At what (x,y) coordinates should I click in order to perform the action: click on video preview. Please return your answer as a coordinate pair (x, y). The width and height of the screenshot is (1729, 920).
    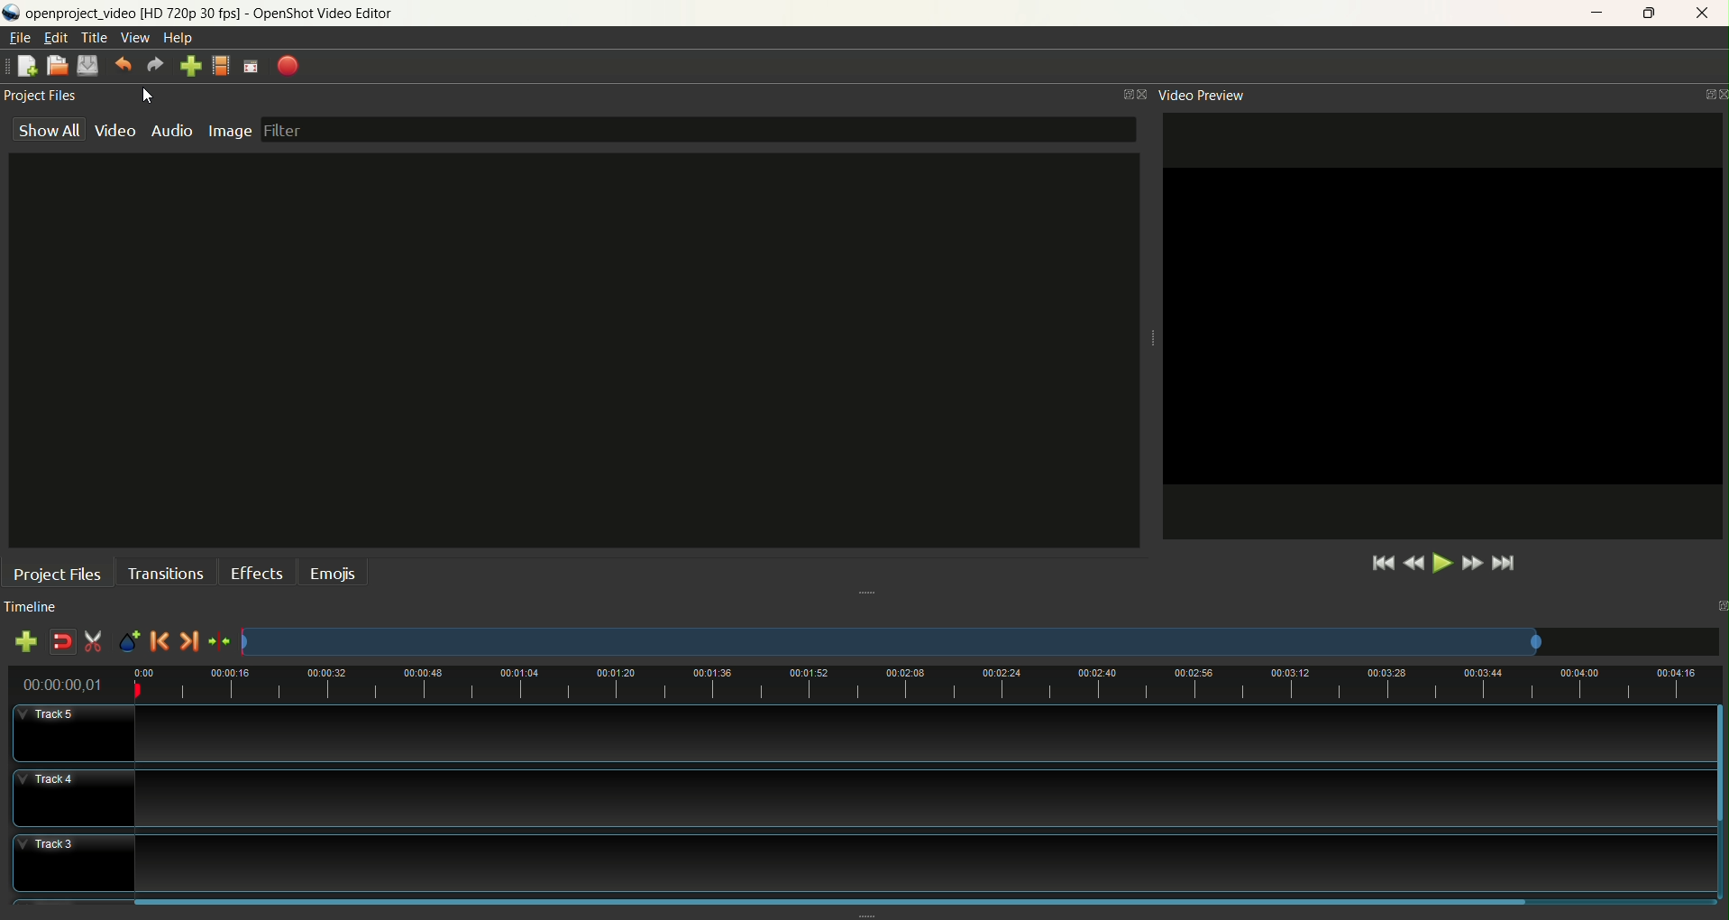
    Looking at the image, I should click on (1203, 95).